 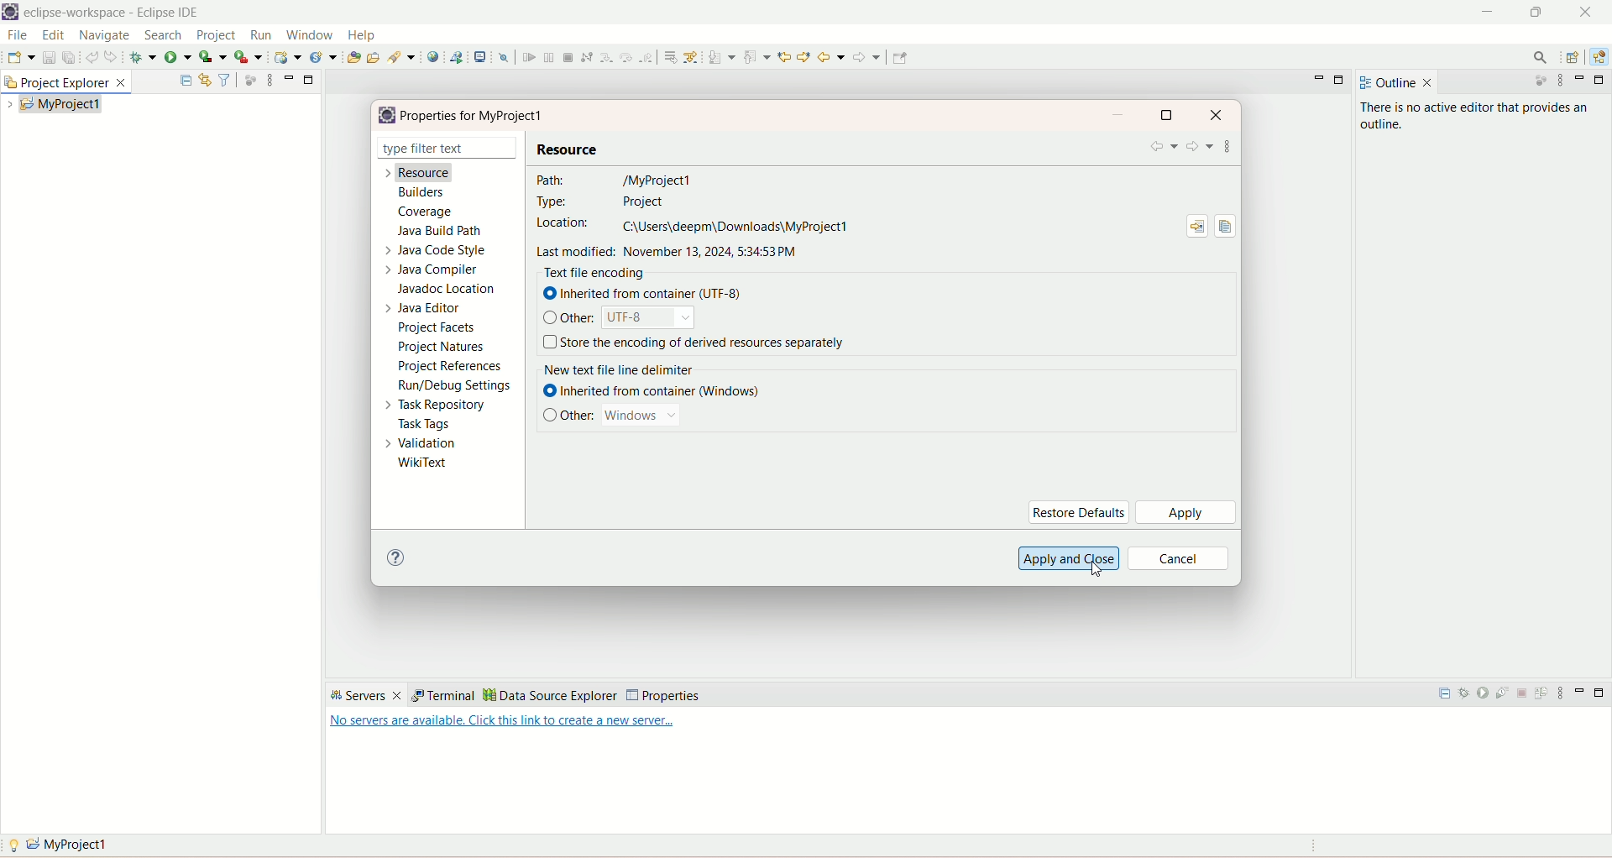 I want to click on next edit location, so click(x=784, y=57).